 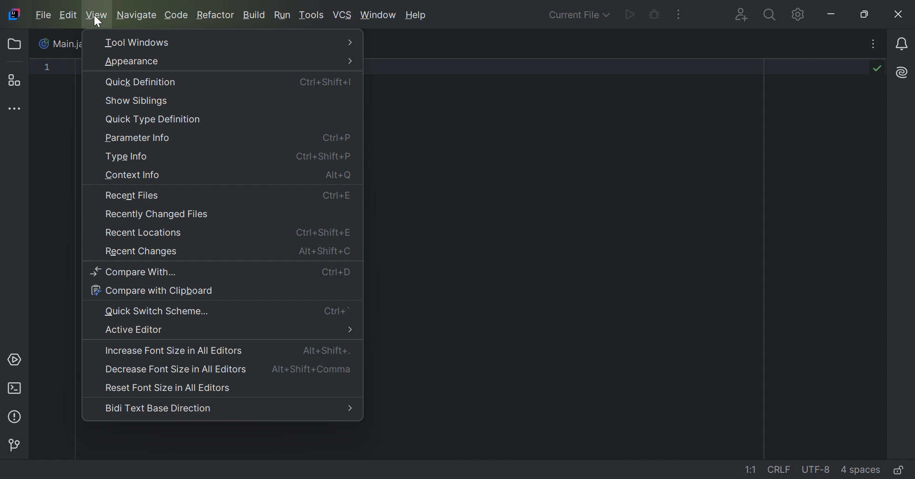 I want to click on 1, so click(x=48, y=69).